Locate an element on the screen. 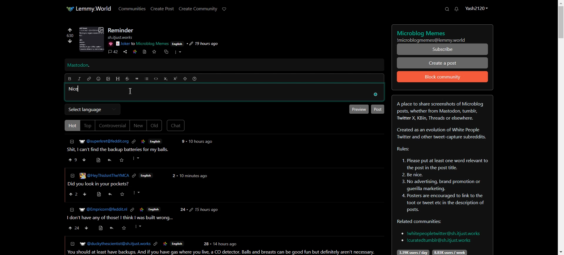  Old is located at coordinates (155, 126).